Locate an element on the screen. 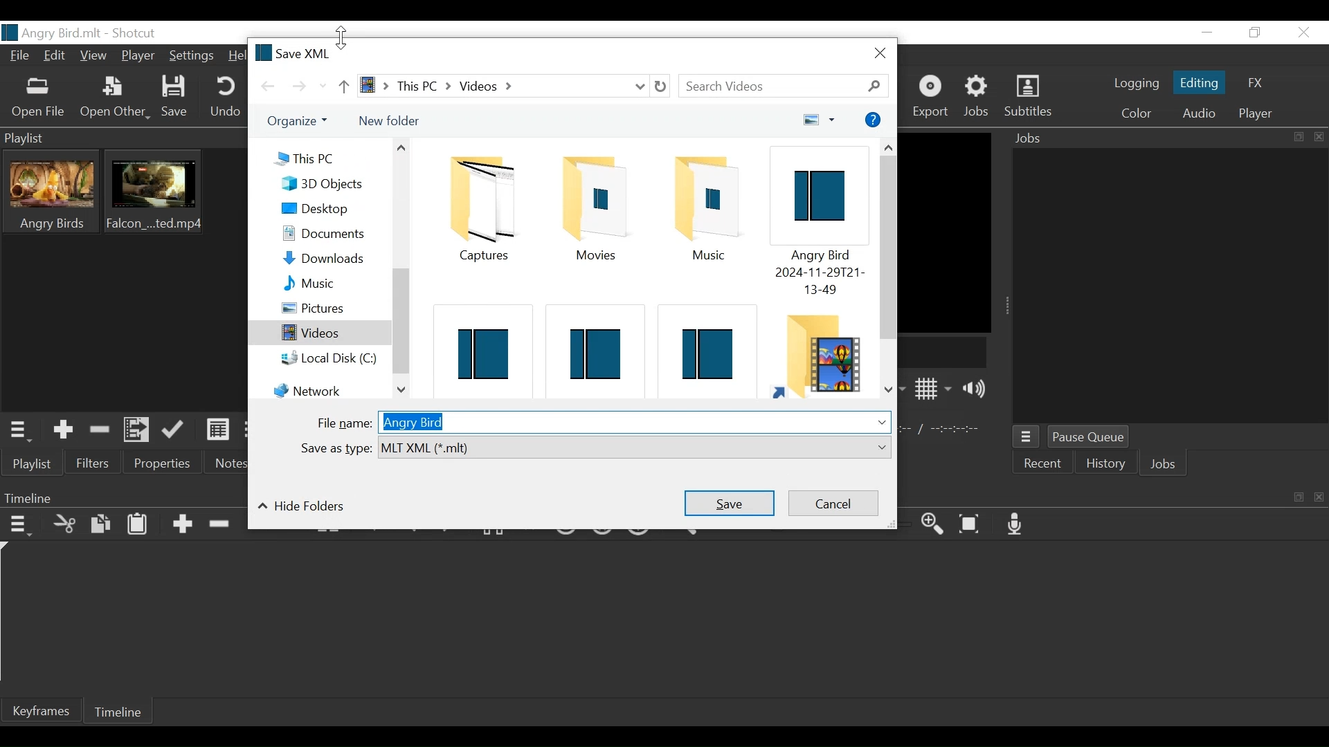 The width and height of the screenshot is (1329, 747). Folder is located at coordinates (478, 208).